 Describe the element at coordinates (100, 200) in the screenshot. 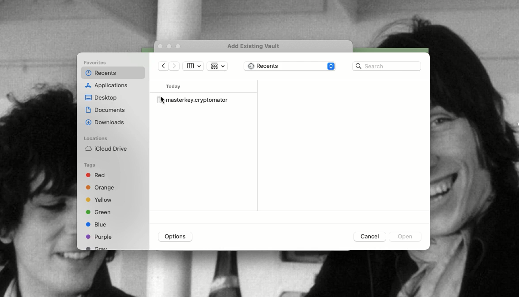

I see `Yellow` at that location.